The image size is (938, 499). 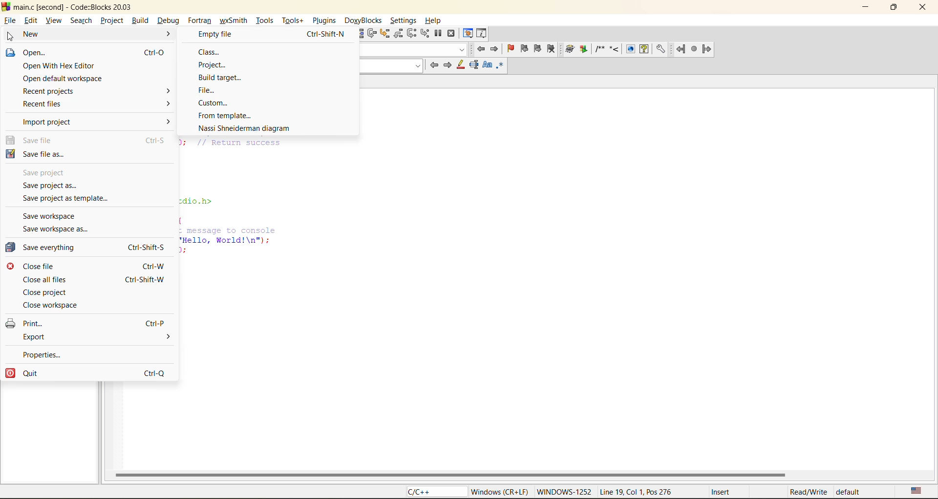 What do you see at coordinates (50, 304) in the screenshot?
I see `close workspace` at bounding box center [50, 304].